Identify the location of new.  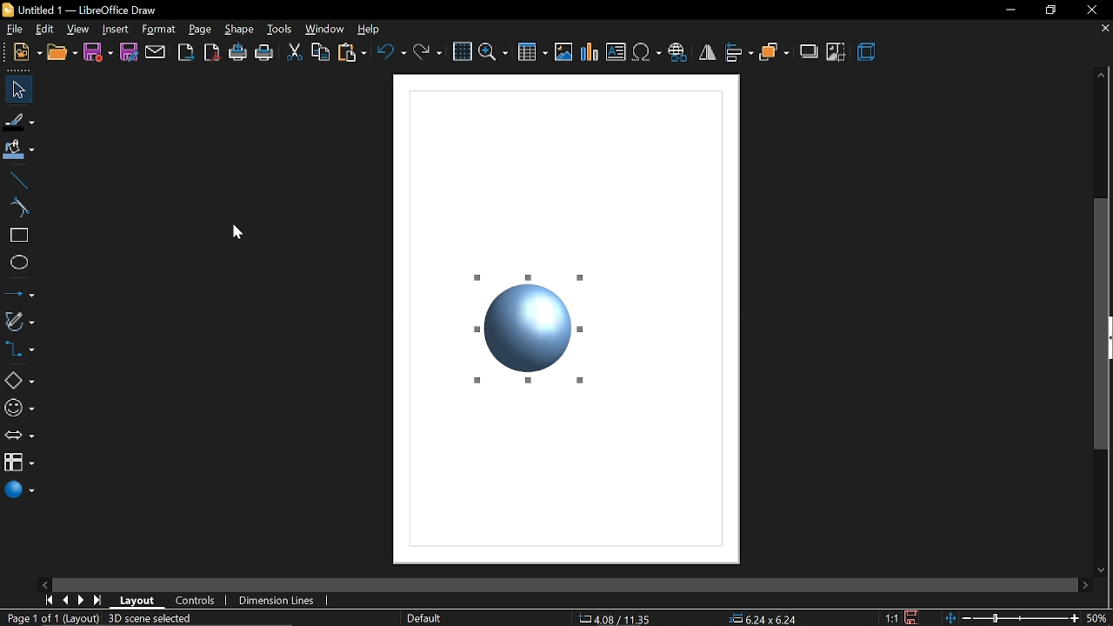
(26, 52).